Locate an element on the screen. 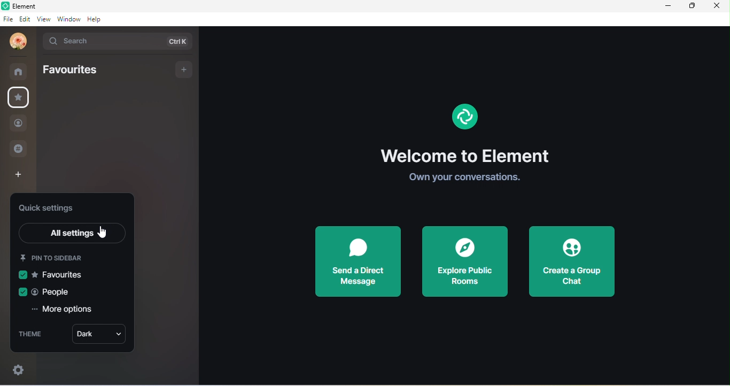 The height and width of the screenshot is (386, 730). quick setting is located at coordinates (51, 209).